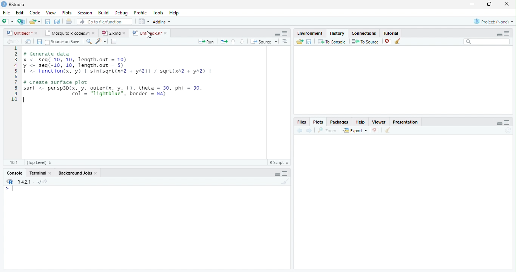  I want to click on Packages, so click(339, 122).